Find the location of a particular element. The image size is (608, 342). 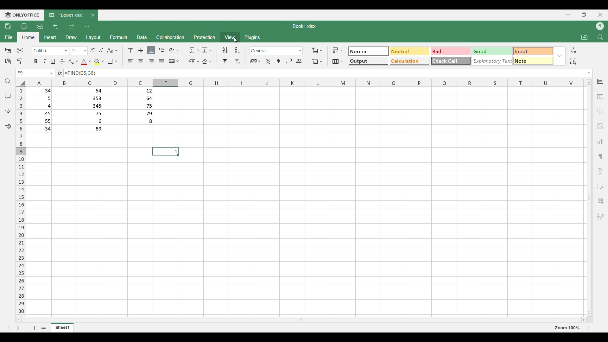

Underline is located at coordinates (53, 61).